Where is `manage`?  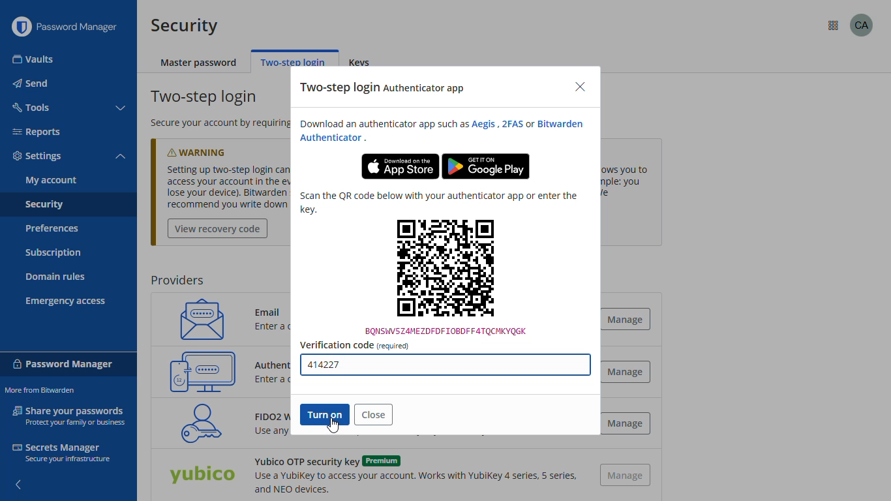
manage is located at coordinates (625, 423).